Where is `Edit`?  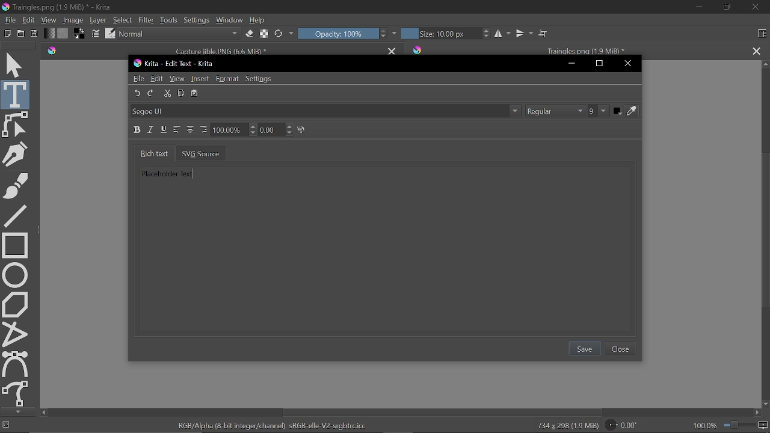 Edit is located at coordinates (158, 78).